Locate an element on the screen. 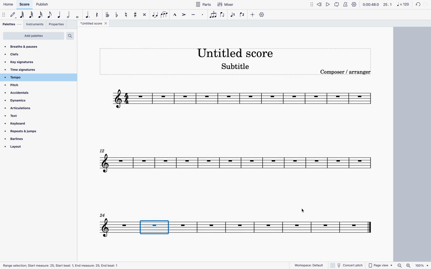 Image resolution: width=431 pixels, height=269 pixels. score is located at coordinates (101, 225).